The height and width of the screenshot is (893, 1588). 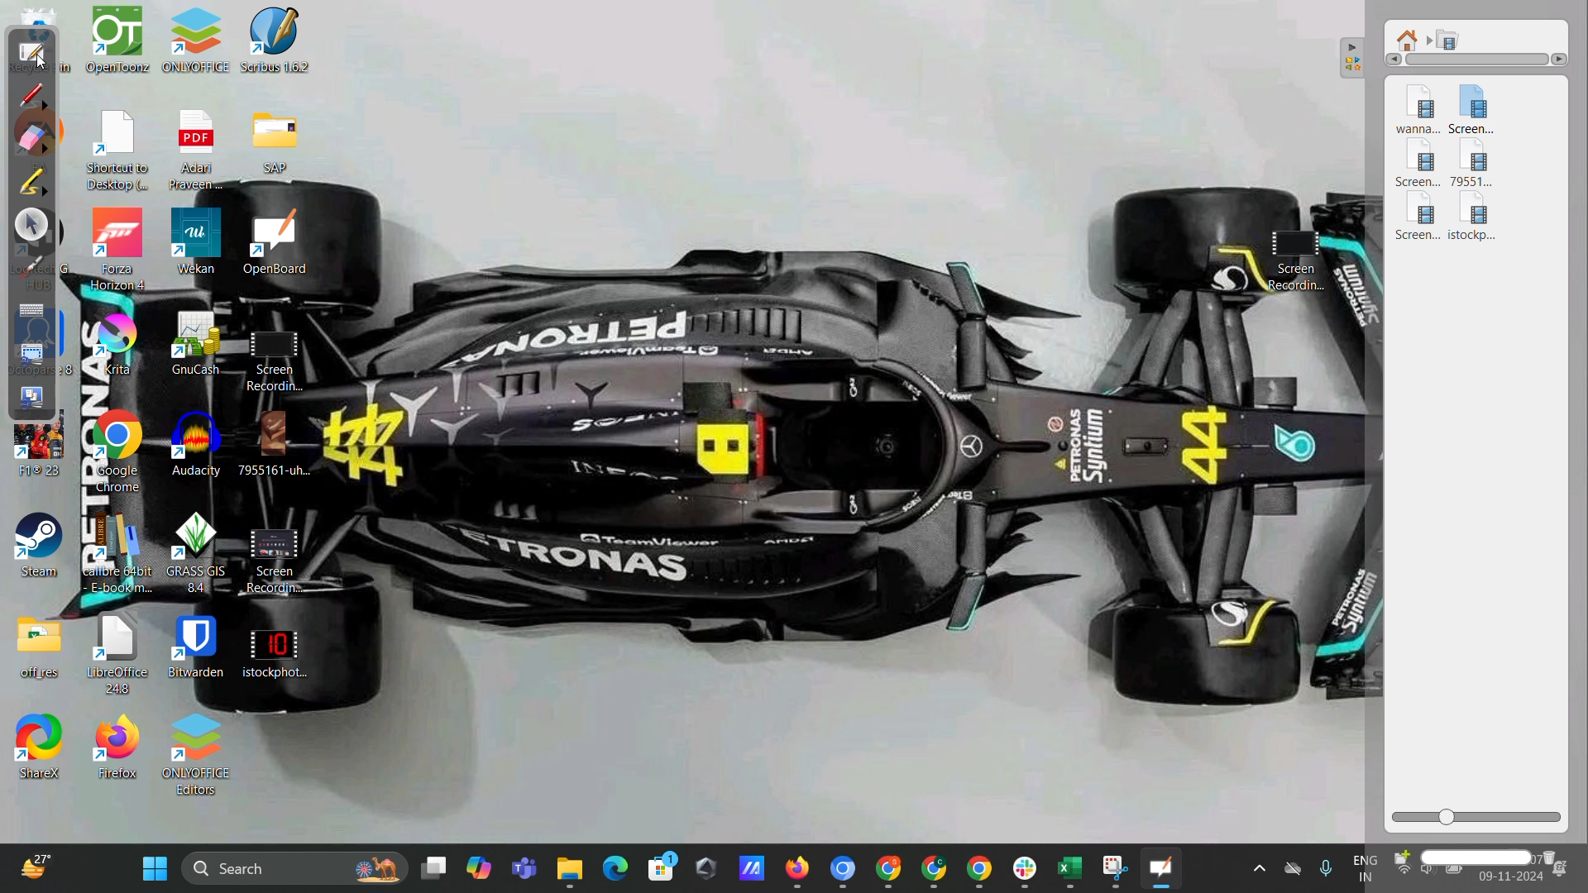 I want to click on collapse, so click(x=1358, y=57).